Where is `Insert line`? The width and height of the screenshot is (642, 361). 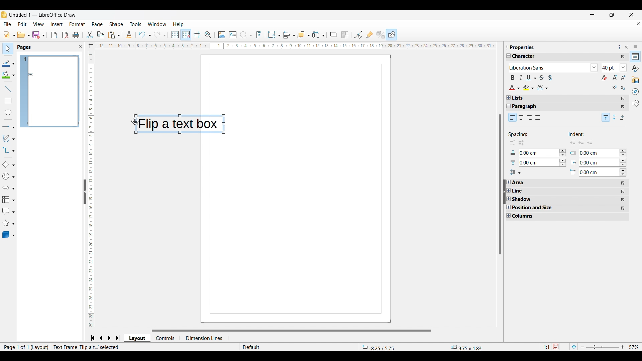
Insert line is located at coordinates (8, 89).